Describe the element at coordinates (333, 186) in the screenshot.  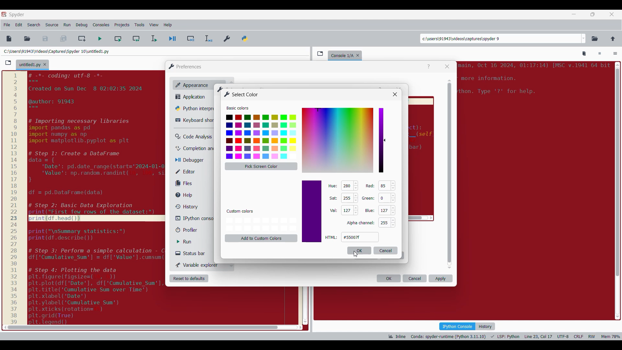
I see `hue` at that location.